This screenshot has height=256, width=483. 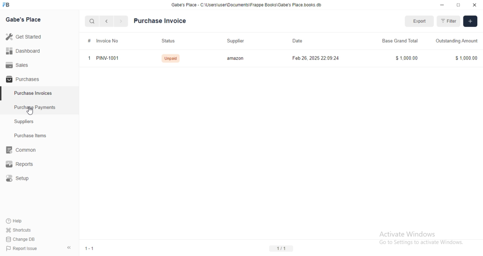 What do you see at coordinates (21, 151) in the screenshot?
I see `Rit
Common` at bounding box center [21, 151].